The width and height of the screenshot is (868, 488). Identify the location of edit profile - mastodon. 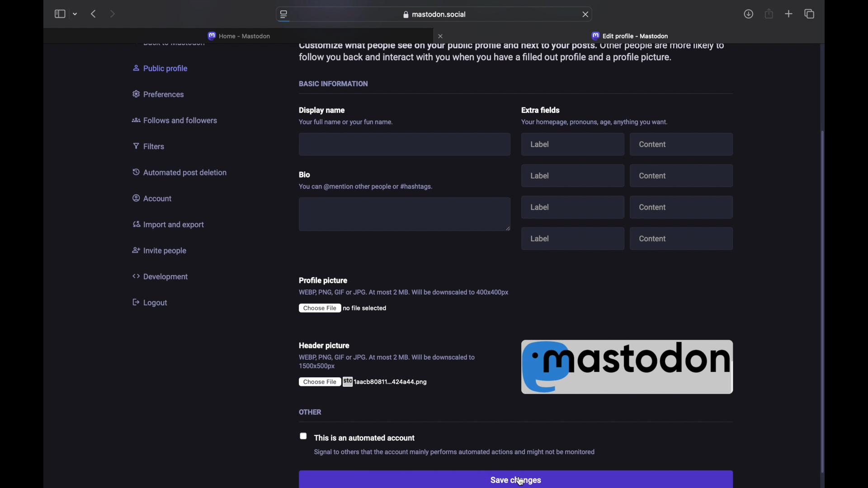
(632, 36).